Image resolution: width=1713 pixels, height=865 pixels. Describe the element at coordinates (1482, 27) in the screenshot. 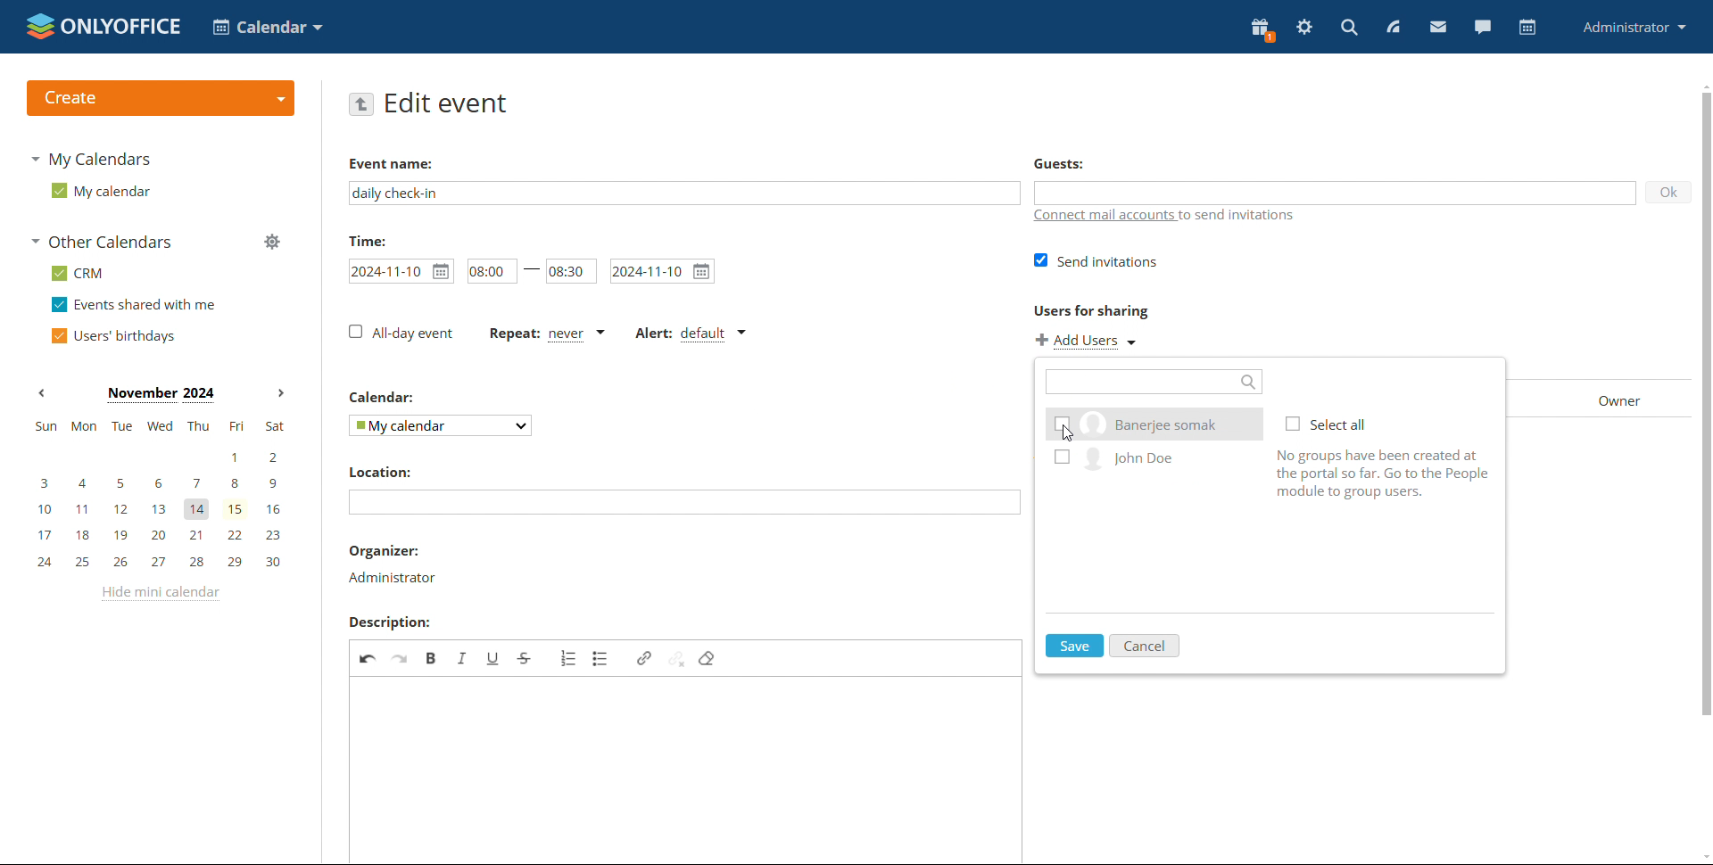

I see `chat` at that location.